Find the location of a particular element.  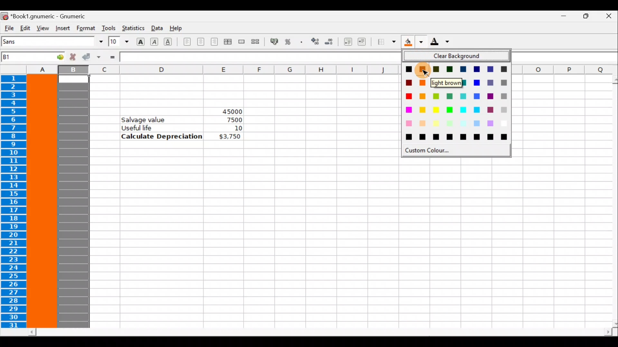

Minimize is located at coordinates (560, 18).